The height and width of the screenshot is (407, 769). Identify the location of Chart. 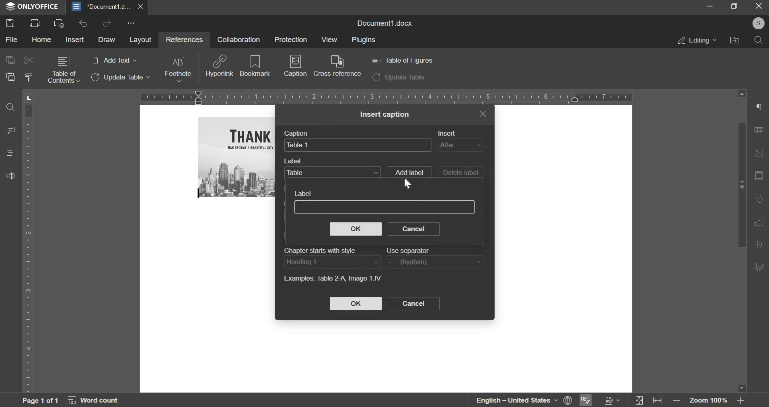
(761, 222).